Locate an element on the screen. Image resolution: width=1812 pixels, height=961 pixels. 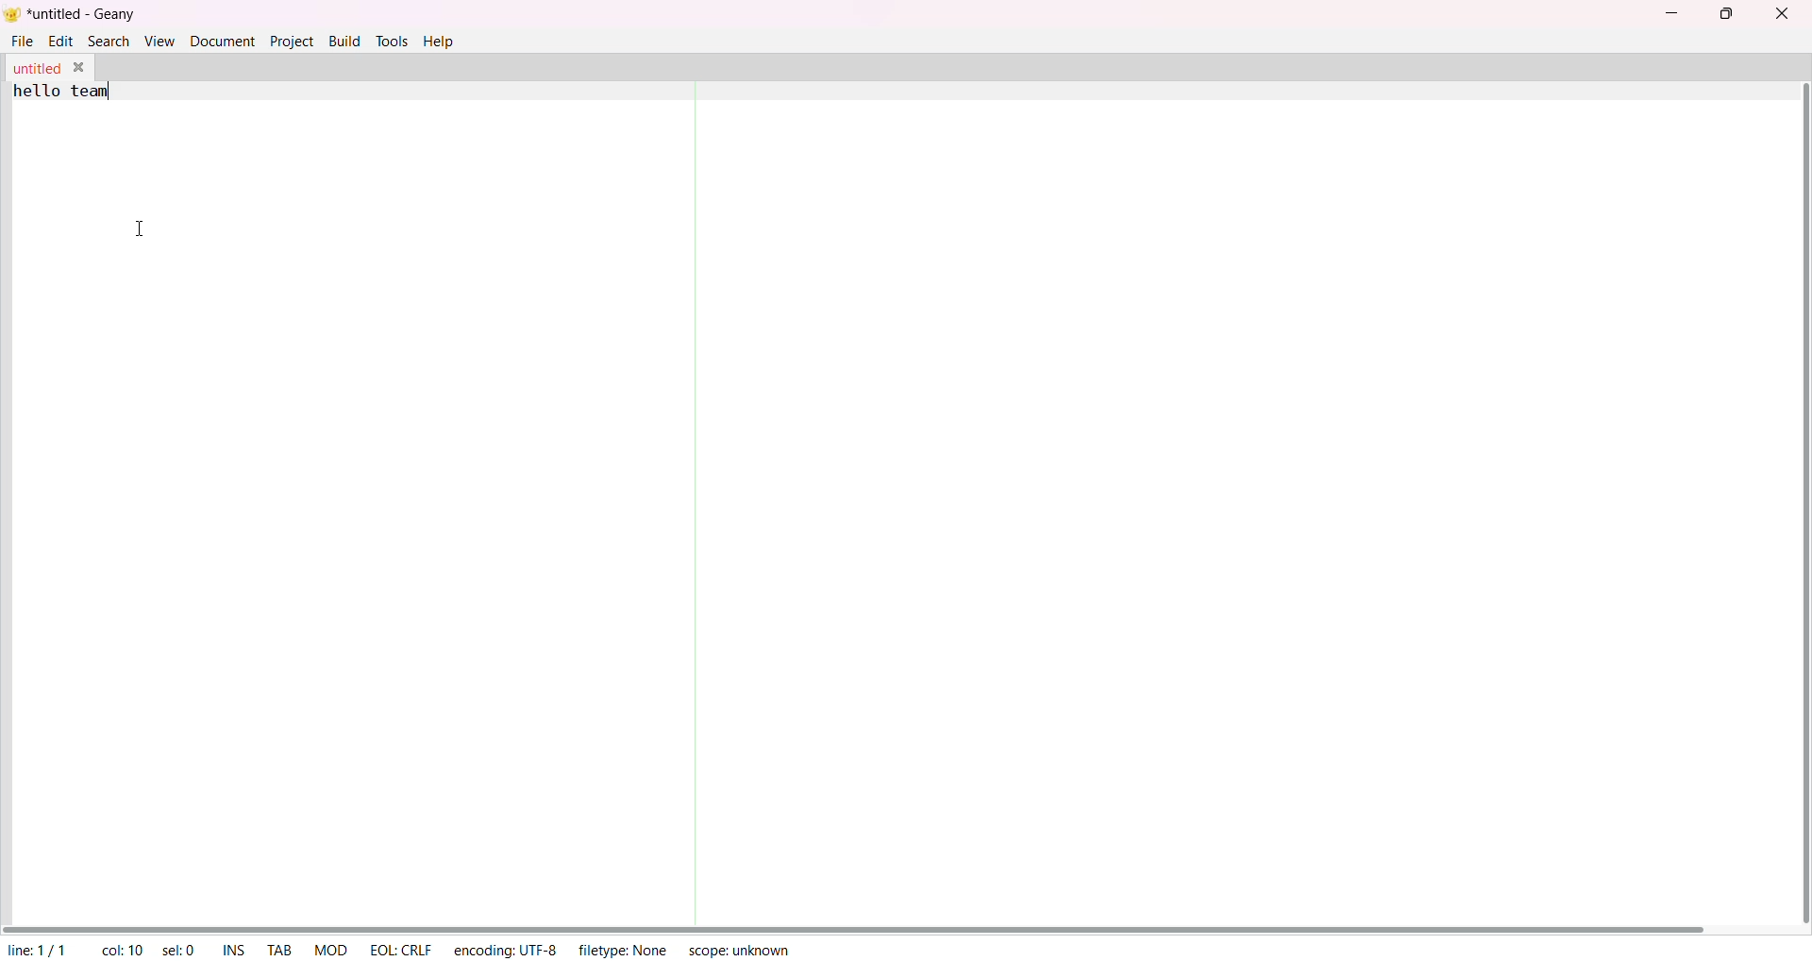
filetype: None is located at coordinates (619, 948).